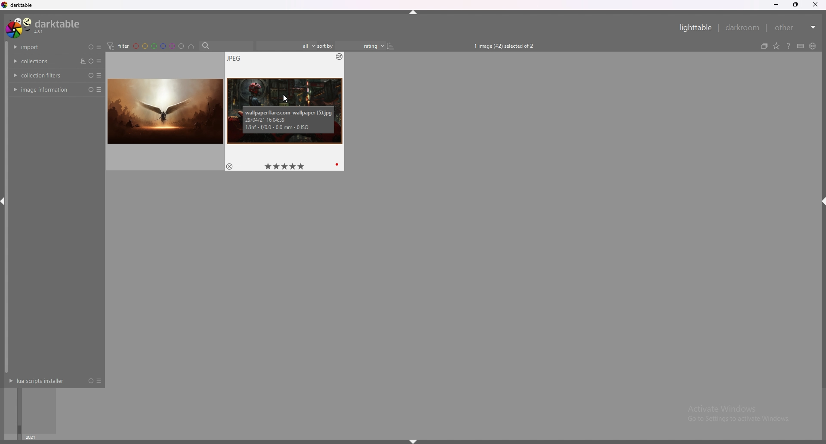 This screenshot has height=444, width=826. What do you see at coordinates (101, 61) in the screenshot?
I see `presets` at bounding box center [101, 61].